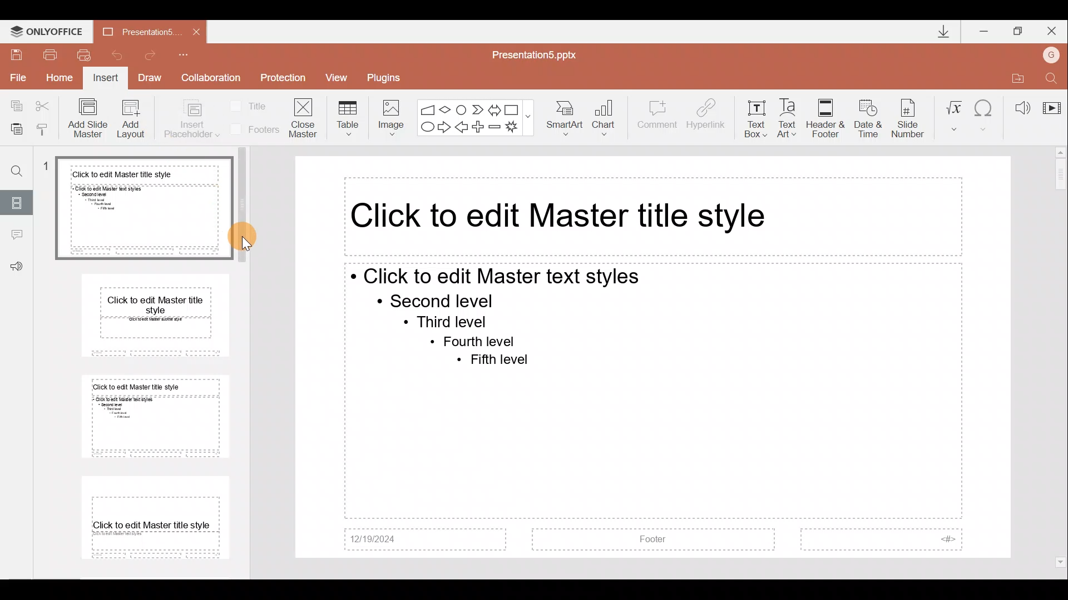  What do you see at coordinates (480, 126) in the screenshot?
I see `Plus` at bounding box center [480, 126].